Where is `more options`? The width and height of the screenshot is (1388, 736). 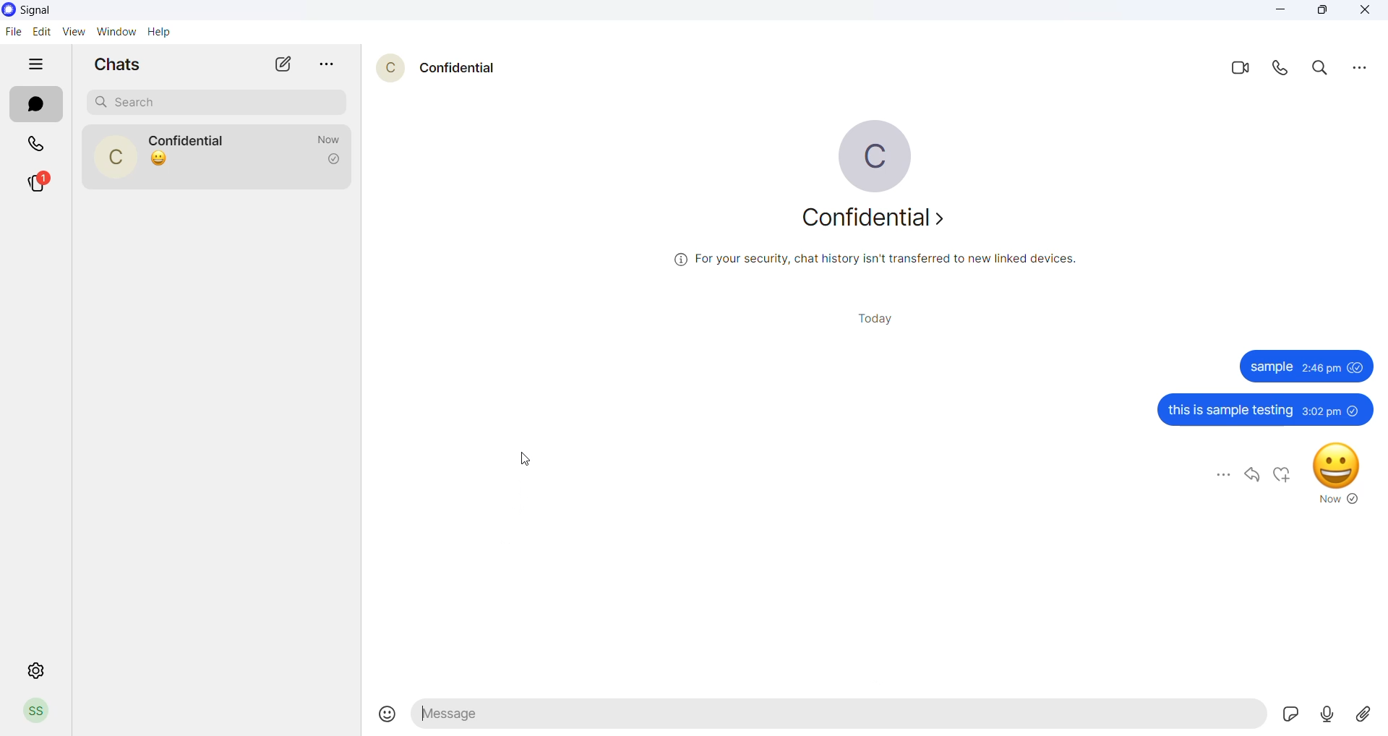 more options is located at coordinates (1224, 477).